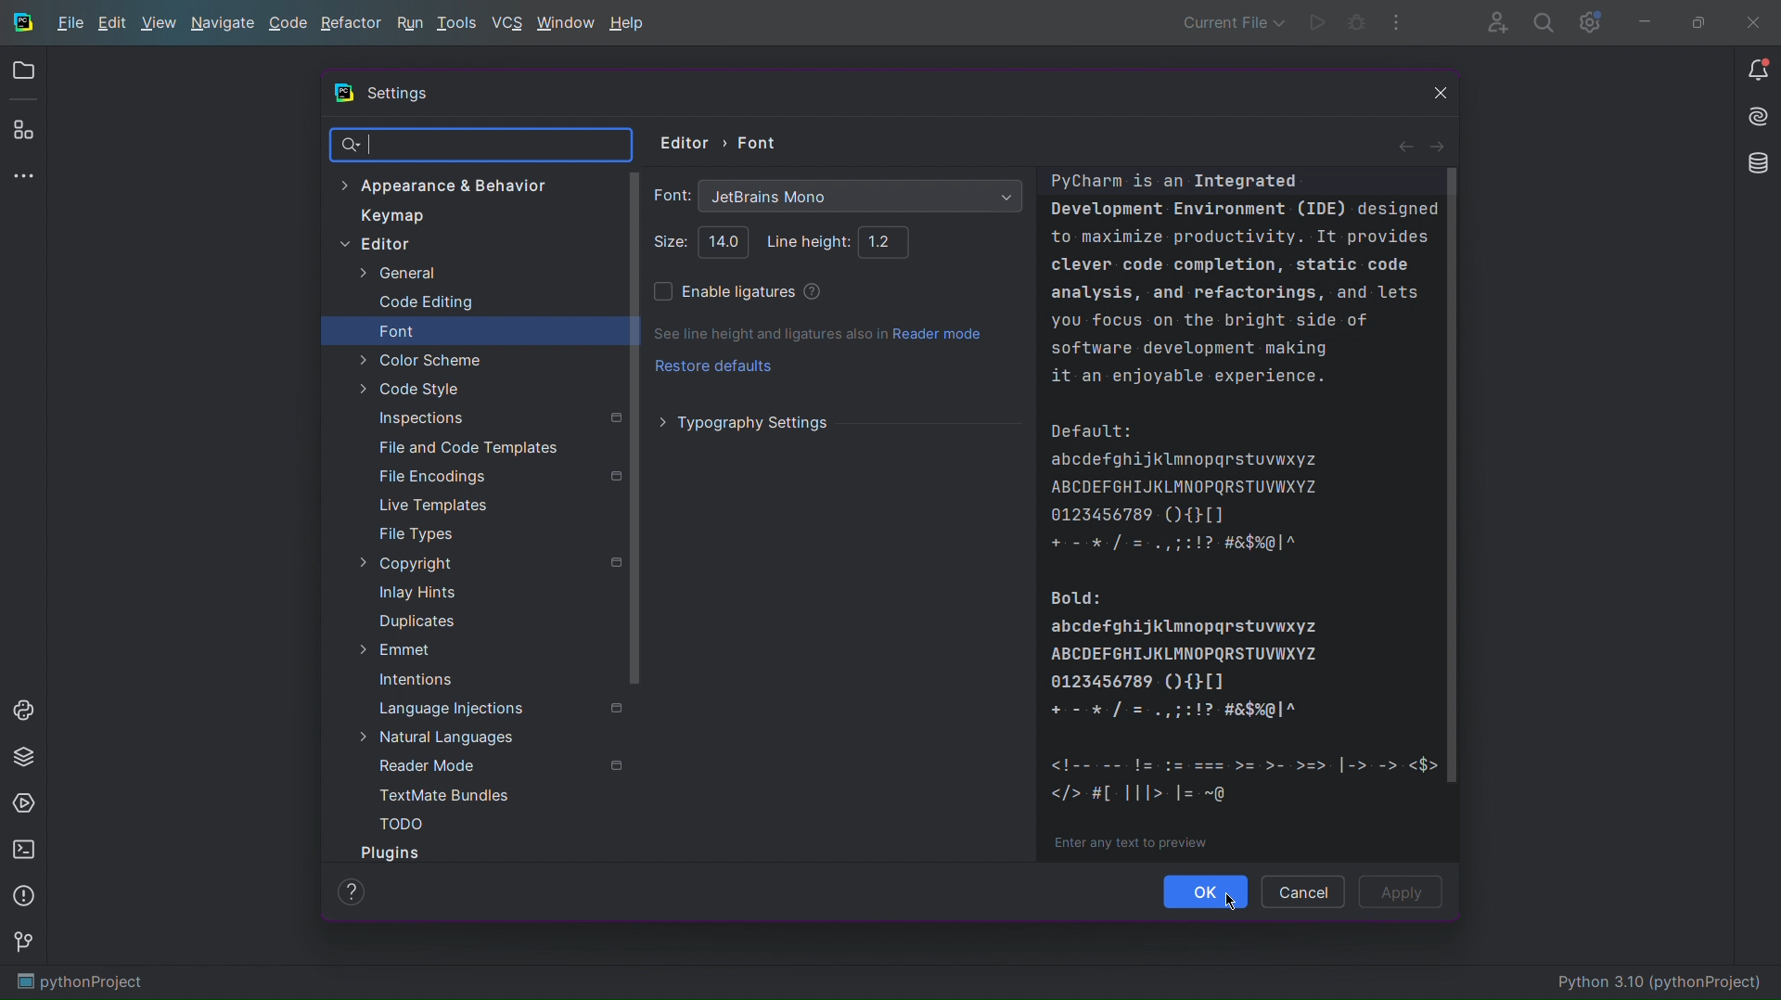 The height and width of the screenshot is (1000, 1781). Describe the element at coordinates (27, 707) in the screenshot. I see `Python Console` at that location.